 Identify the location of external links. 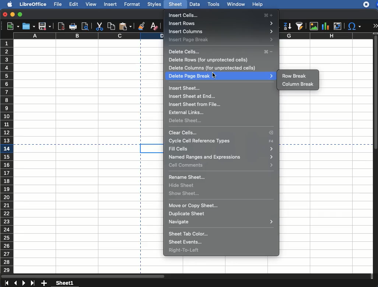
(189, 112).